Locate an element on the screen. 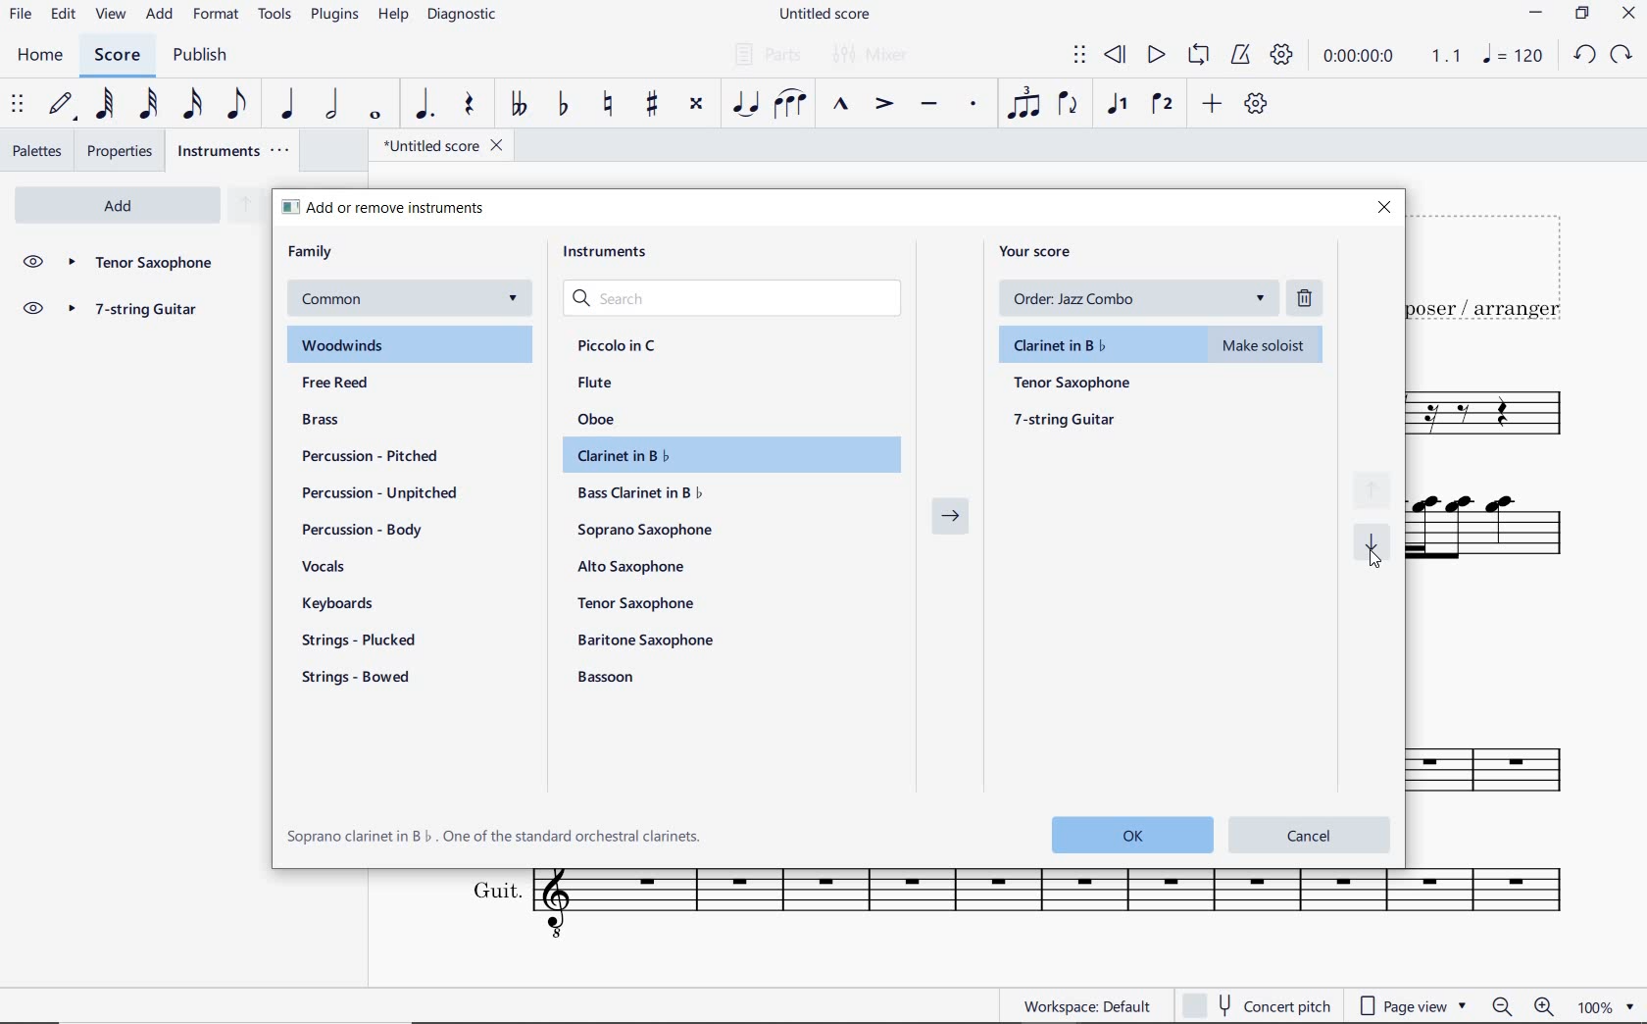  NOTE is located at coordinates (1513, 54).